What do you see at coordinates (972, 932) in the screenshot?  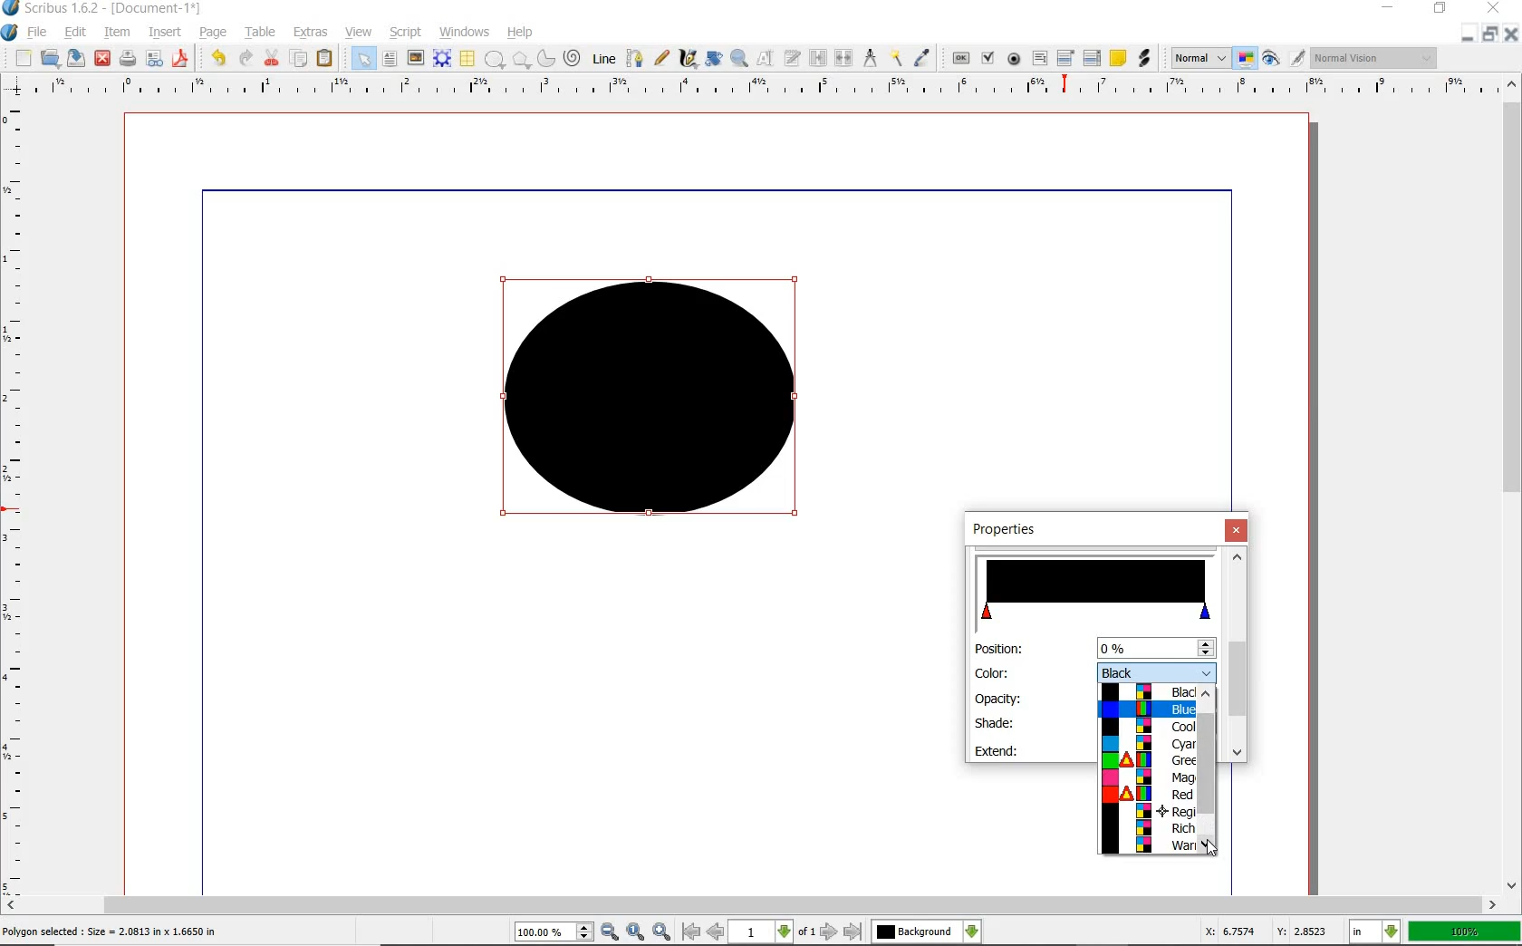 I see `select the current layer` at bounding box center [972, 932].